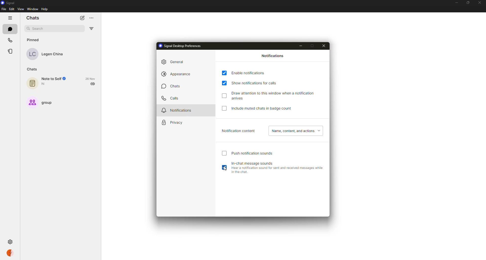  I want to click on contact, so click(48, 54).